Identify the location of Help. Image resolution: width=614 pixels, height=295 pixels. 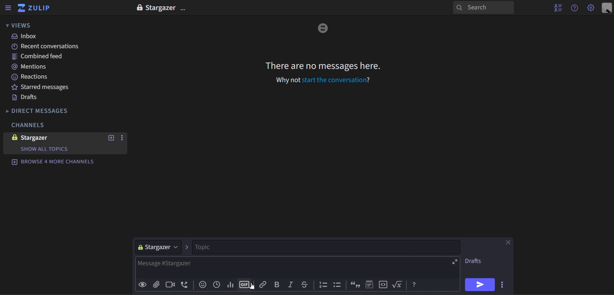
(415, 284).